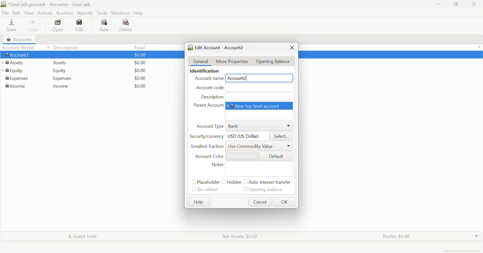 This screenshot has width=483, height=253. I want to click on Actions, so click(45, 13).